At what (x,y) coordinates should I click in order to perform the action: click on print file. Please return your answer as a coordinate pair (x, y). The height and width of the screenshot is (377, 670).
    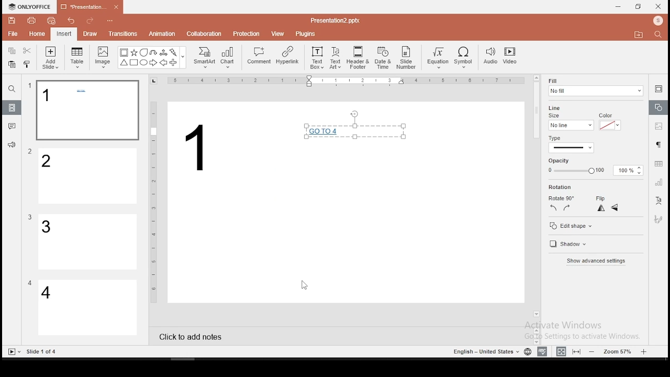
    Looking at the image, I should click on (31, 19).